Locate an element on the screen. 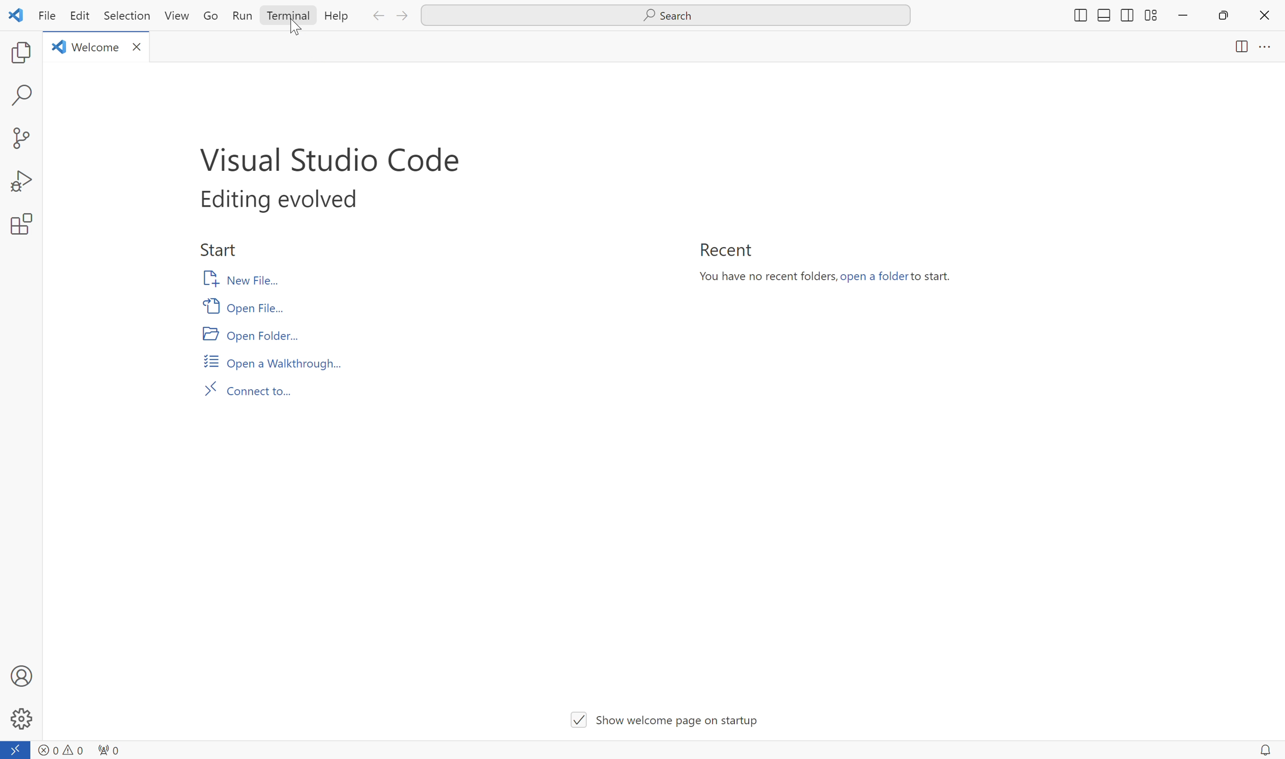 The image size is (1285, 759). Selection is located at coordinates (124, 16).